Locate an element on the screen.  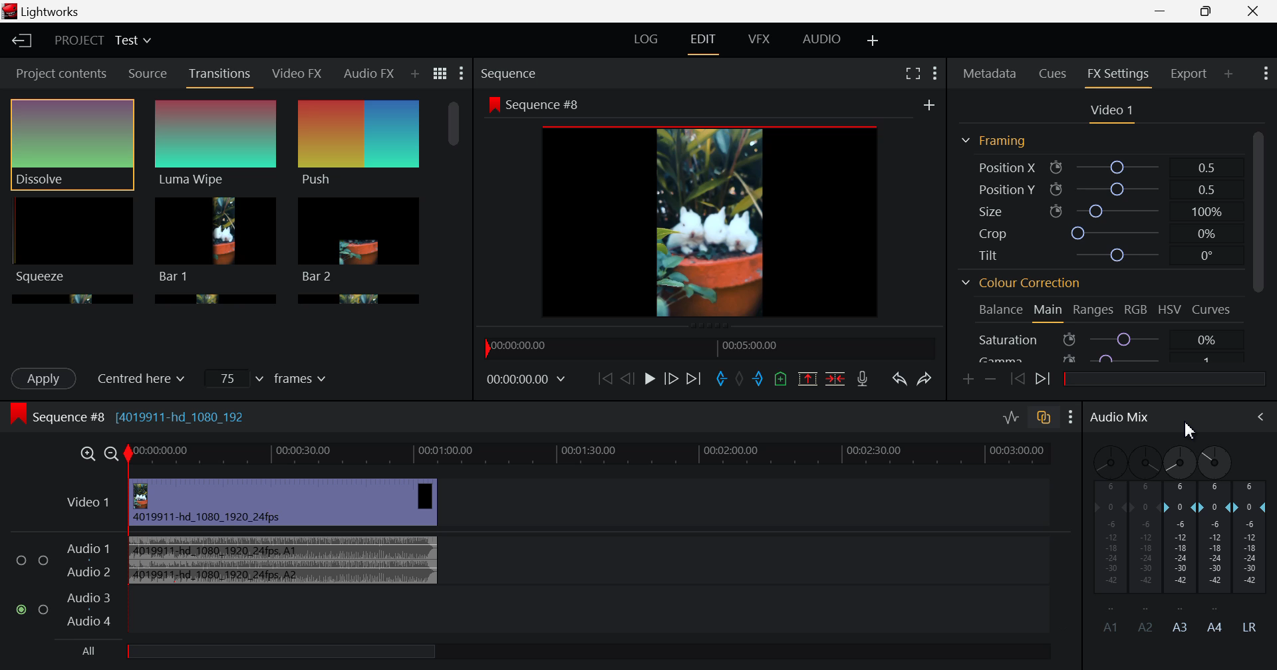
Show Settings is located at coordinates (934, 73).